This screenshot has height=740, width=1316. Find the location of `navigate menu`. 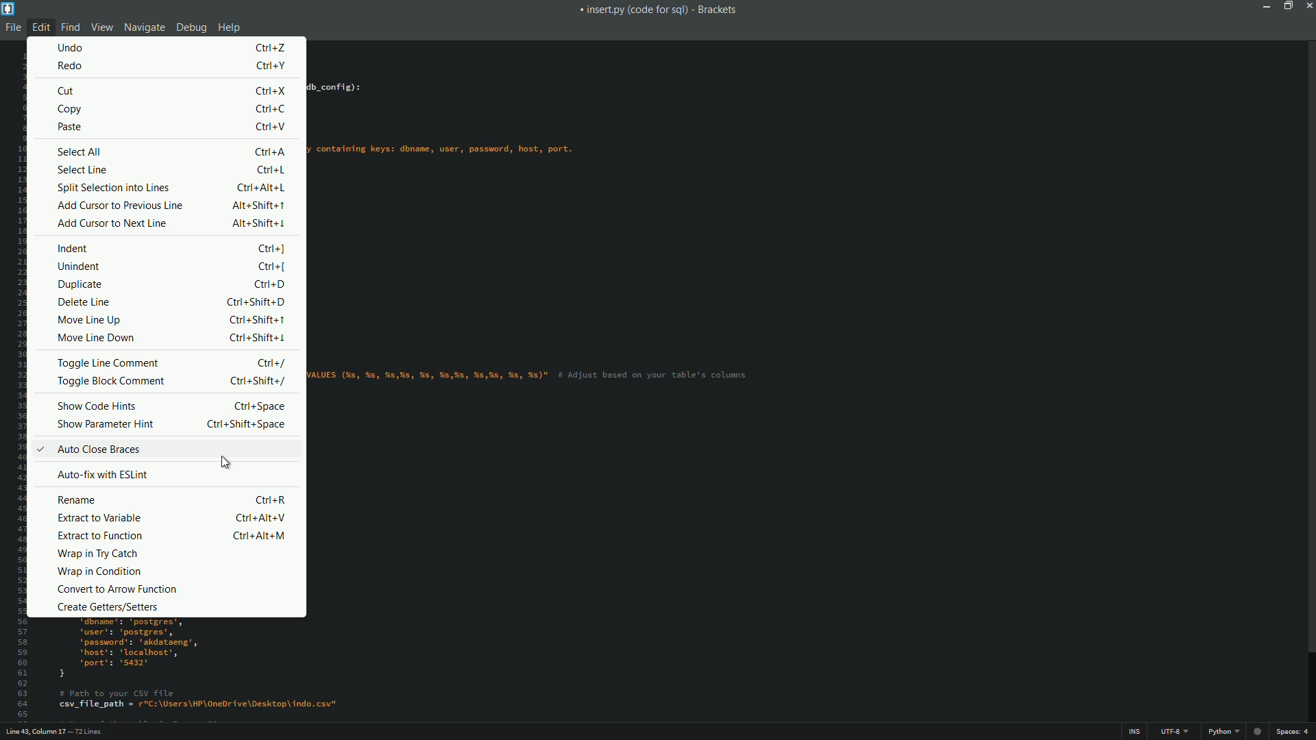

navigate menu is located at coordinates (142, 27).